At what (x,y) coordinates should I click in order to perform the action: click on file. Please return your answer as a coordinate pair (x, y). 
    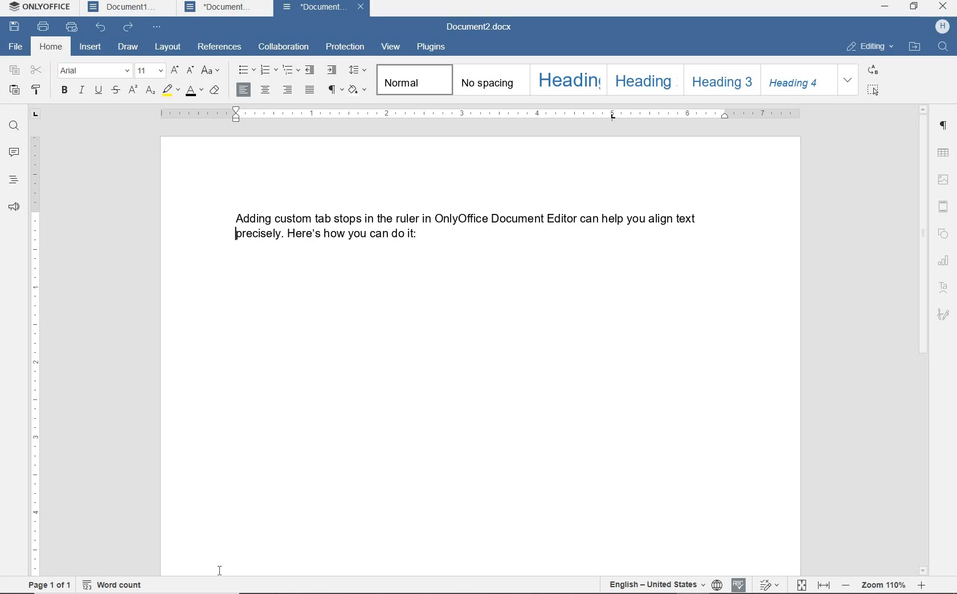
    Looking at the image, I should click on (17, 47).